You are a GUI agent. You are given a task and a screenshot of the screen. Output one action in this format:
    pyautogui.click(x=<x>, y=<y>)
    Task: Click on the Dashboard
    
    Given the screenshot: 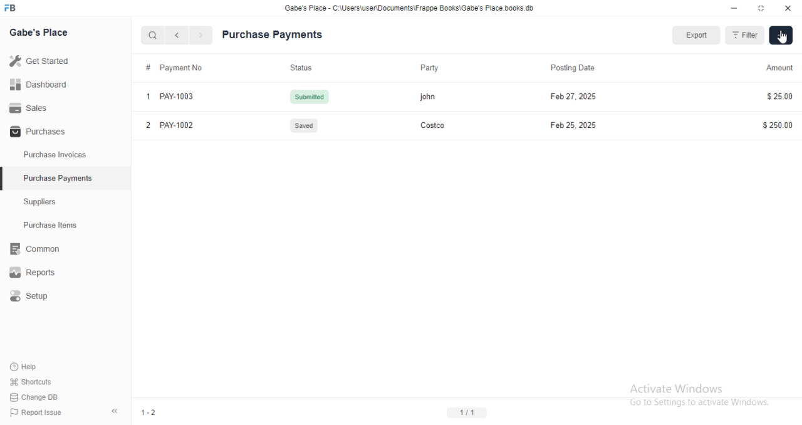 What is the action you would take?
    pyautogui.click(x=38, y=85)
    